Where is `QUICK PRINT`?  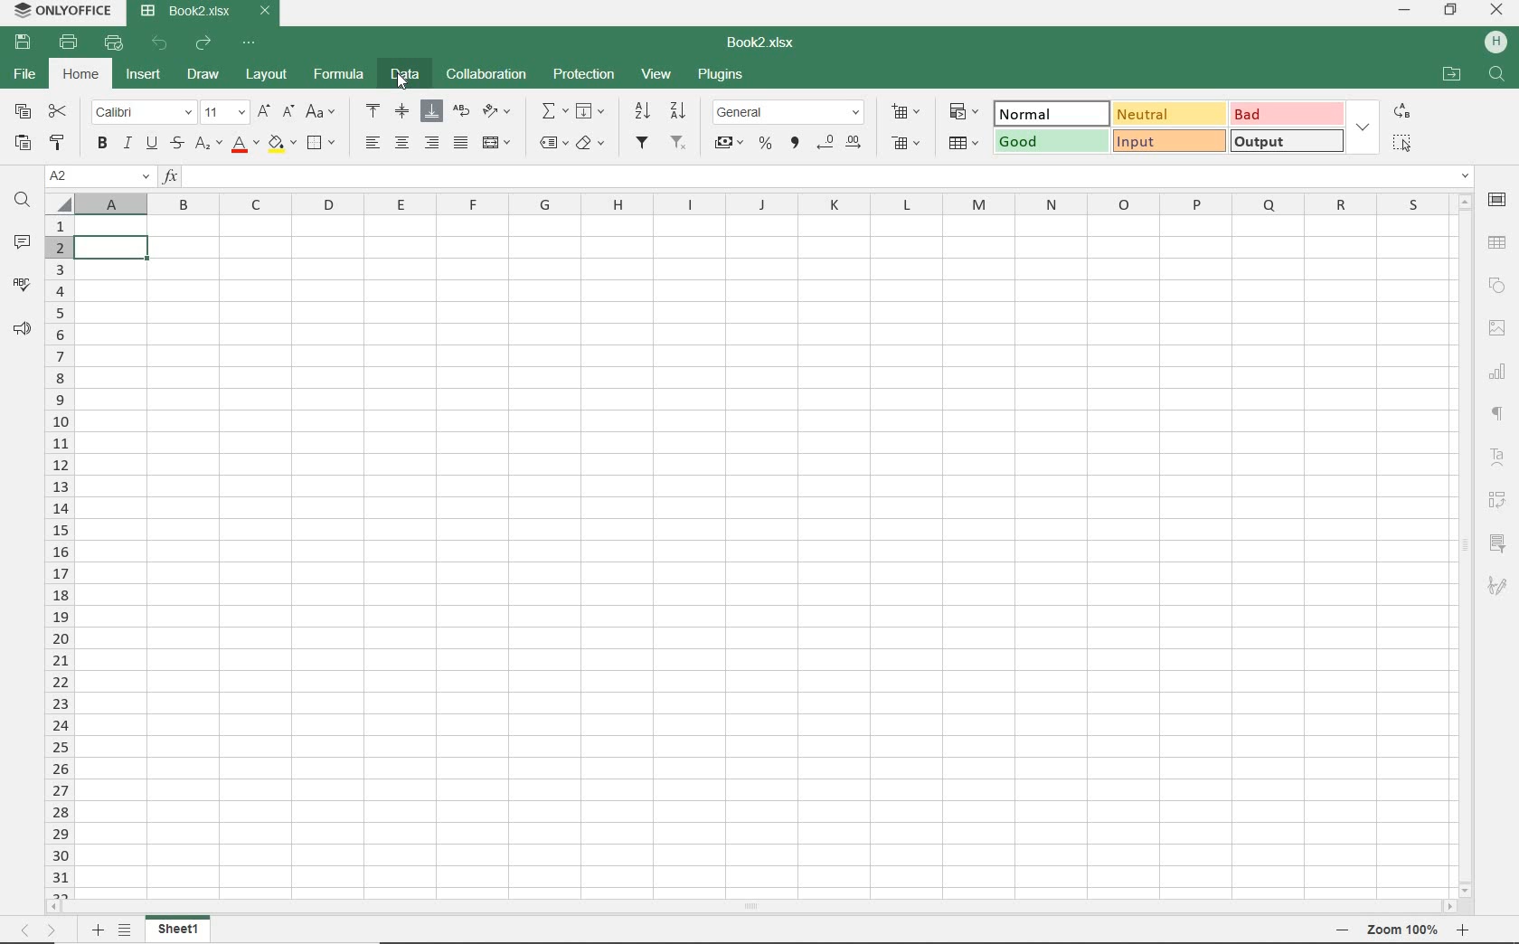 QUICK PRINT is located at coordinates (111, 41).